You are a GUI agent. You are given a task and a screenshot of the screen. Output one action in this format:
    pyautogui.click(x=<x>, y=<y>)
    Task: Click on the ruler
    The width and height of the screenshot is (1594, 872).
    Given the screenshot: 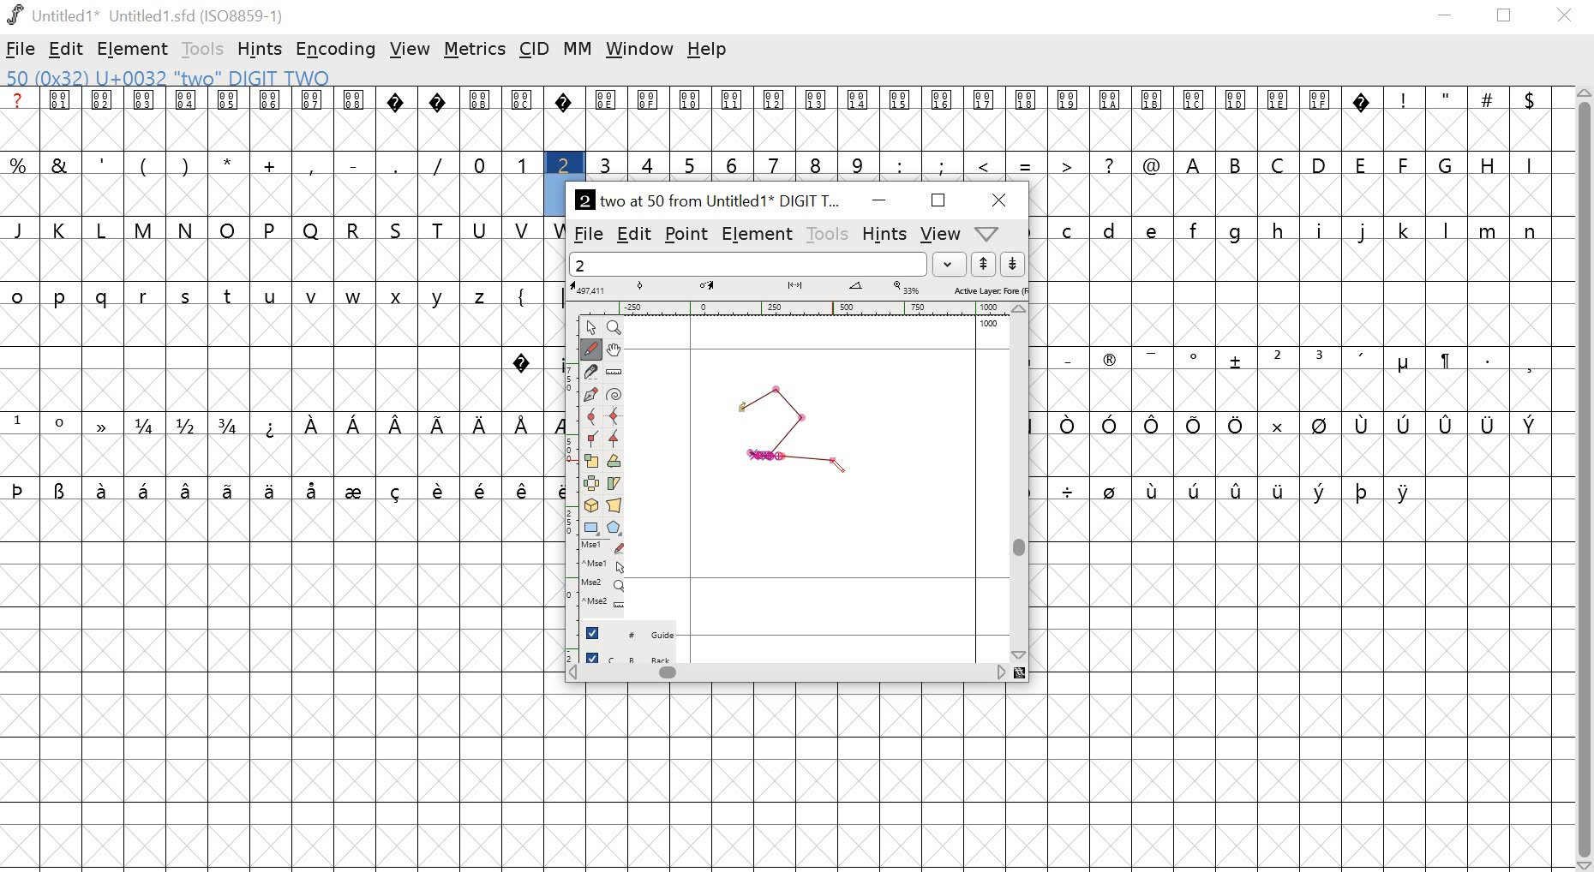 What is the action you would take?
    pyautogui.click(x=797, y=309)
    